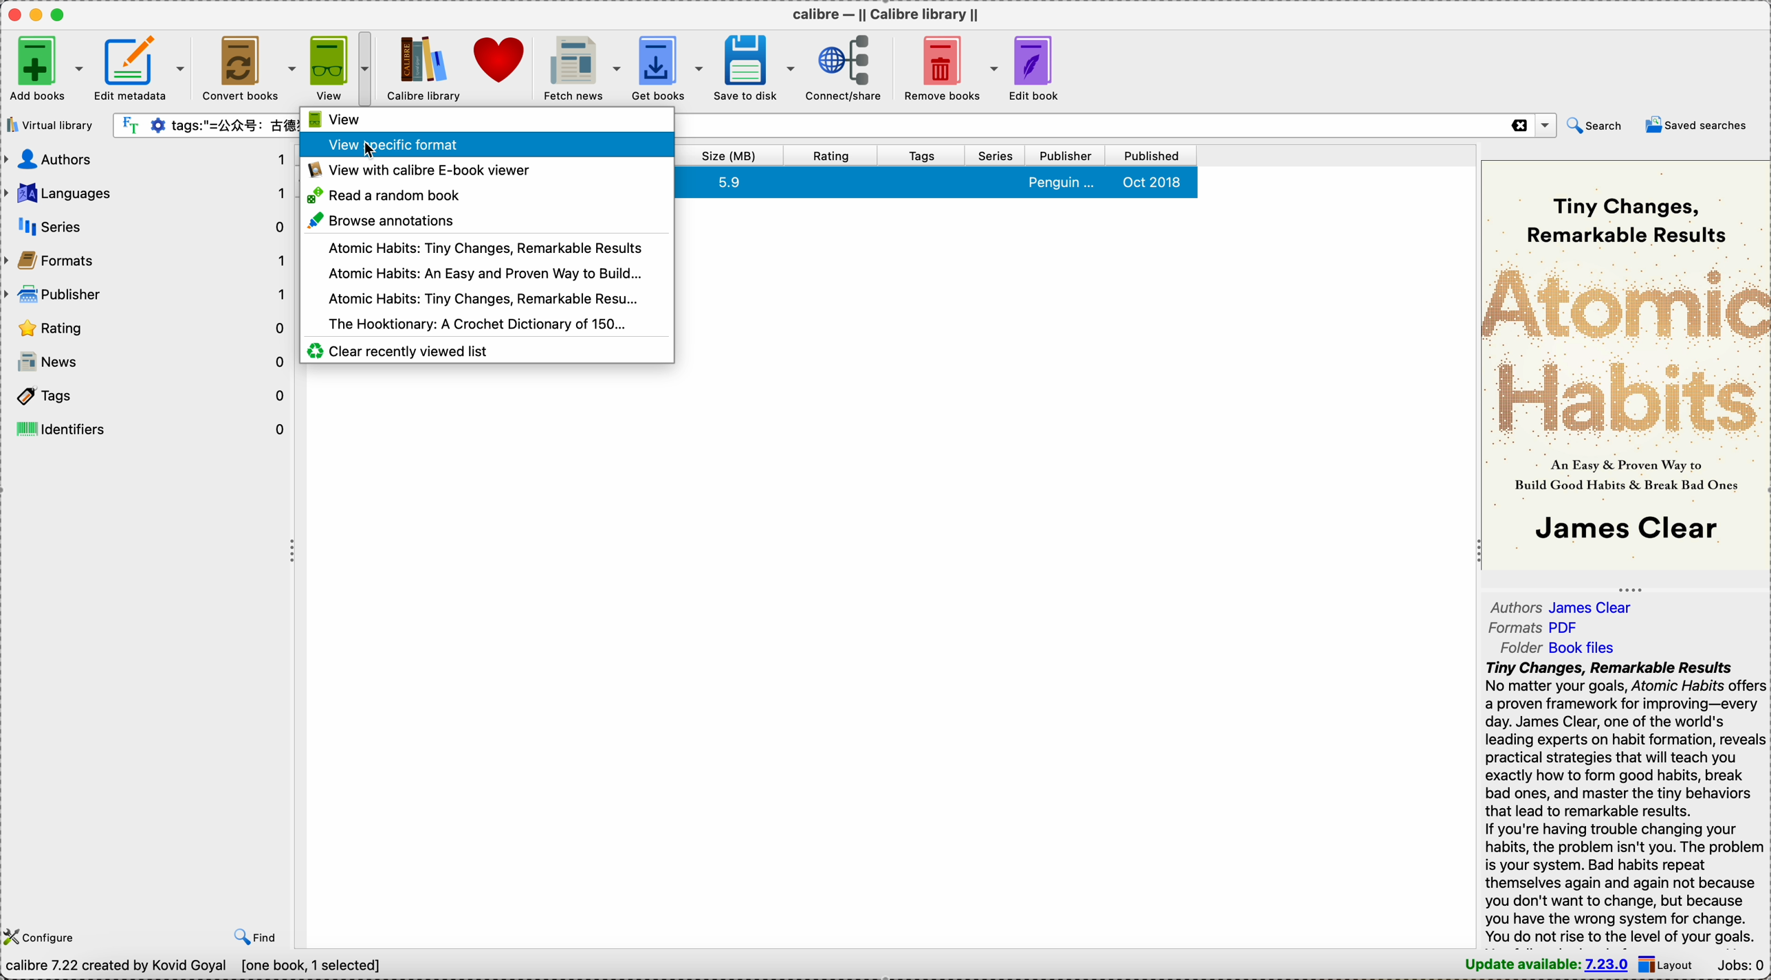  I want to click on convert books, so click(249, 66).